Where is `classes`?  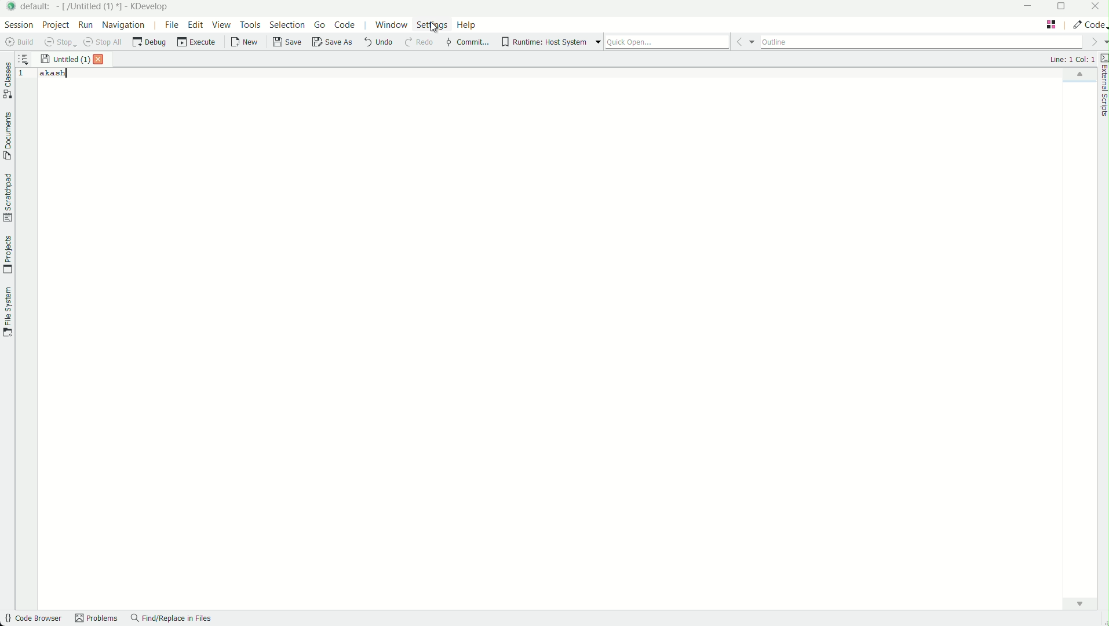 classes is located at coordinates (8, 82).